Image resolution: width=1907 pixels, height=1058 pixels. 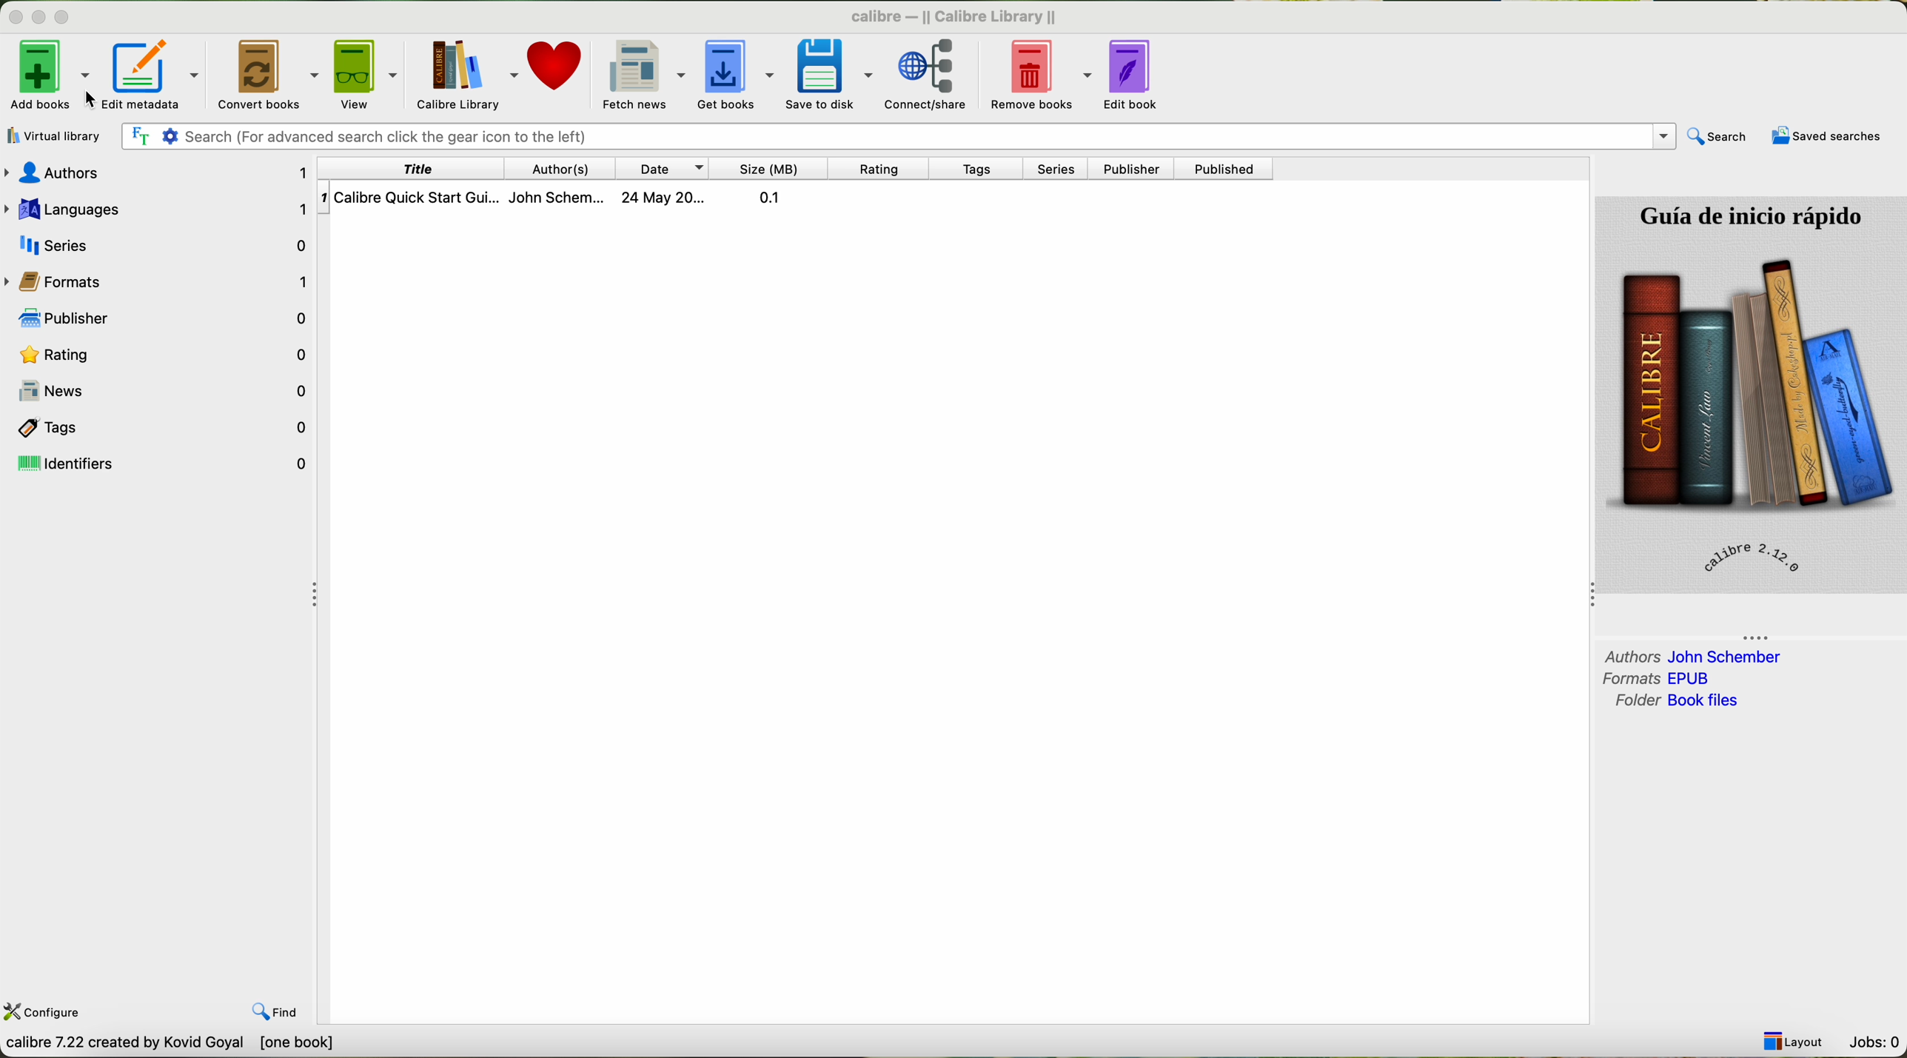 What do you see at coordinates (158, 246) in the screenshot?
I see `series` at bounding box center [158, 246].